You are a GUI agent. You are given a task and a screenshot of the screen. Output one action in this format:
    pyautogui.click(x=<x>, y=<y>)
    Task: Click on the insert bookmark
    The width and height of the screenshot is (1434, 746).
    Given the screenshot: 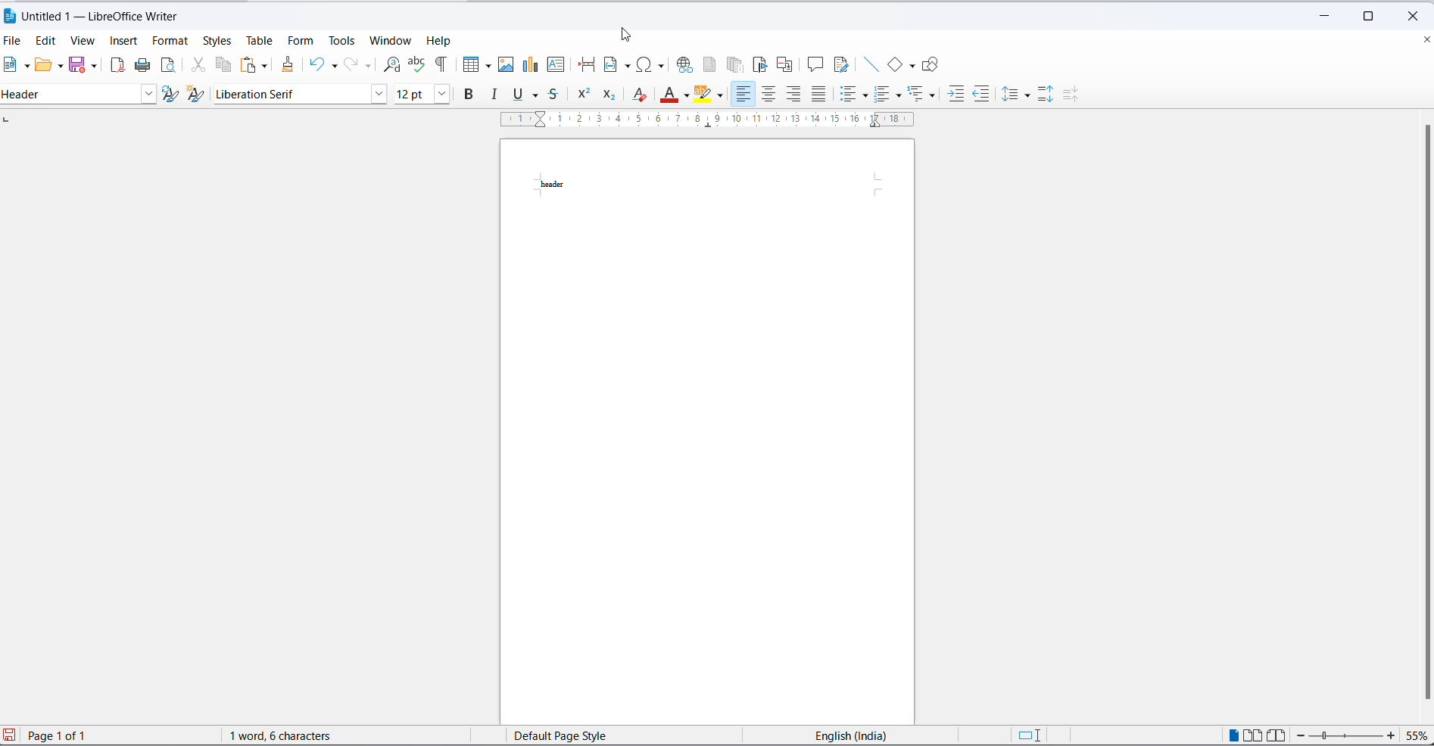 What is the action you would take?
    pyautogui.click(x=760, y=66)
    